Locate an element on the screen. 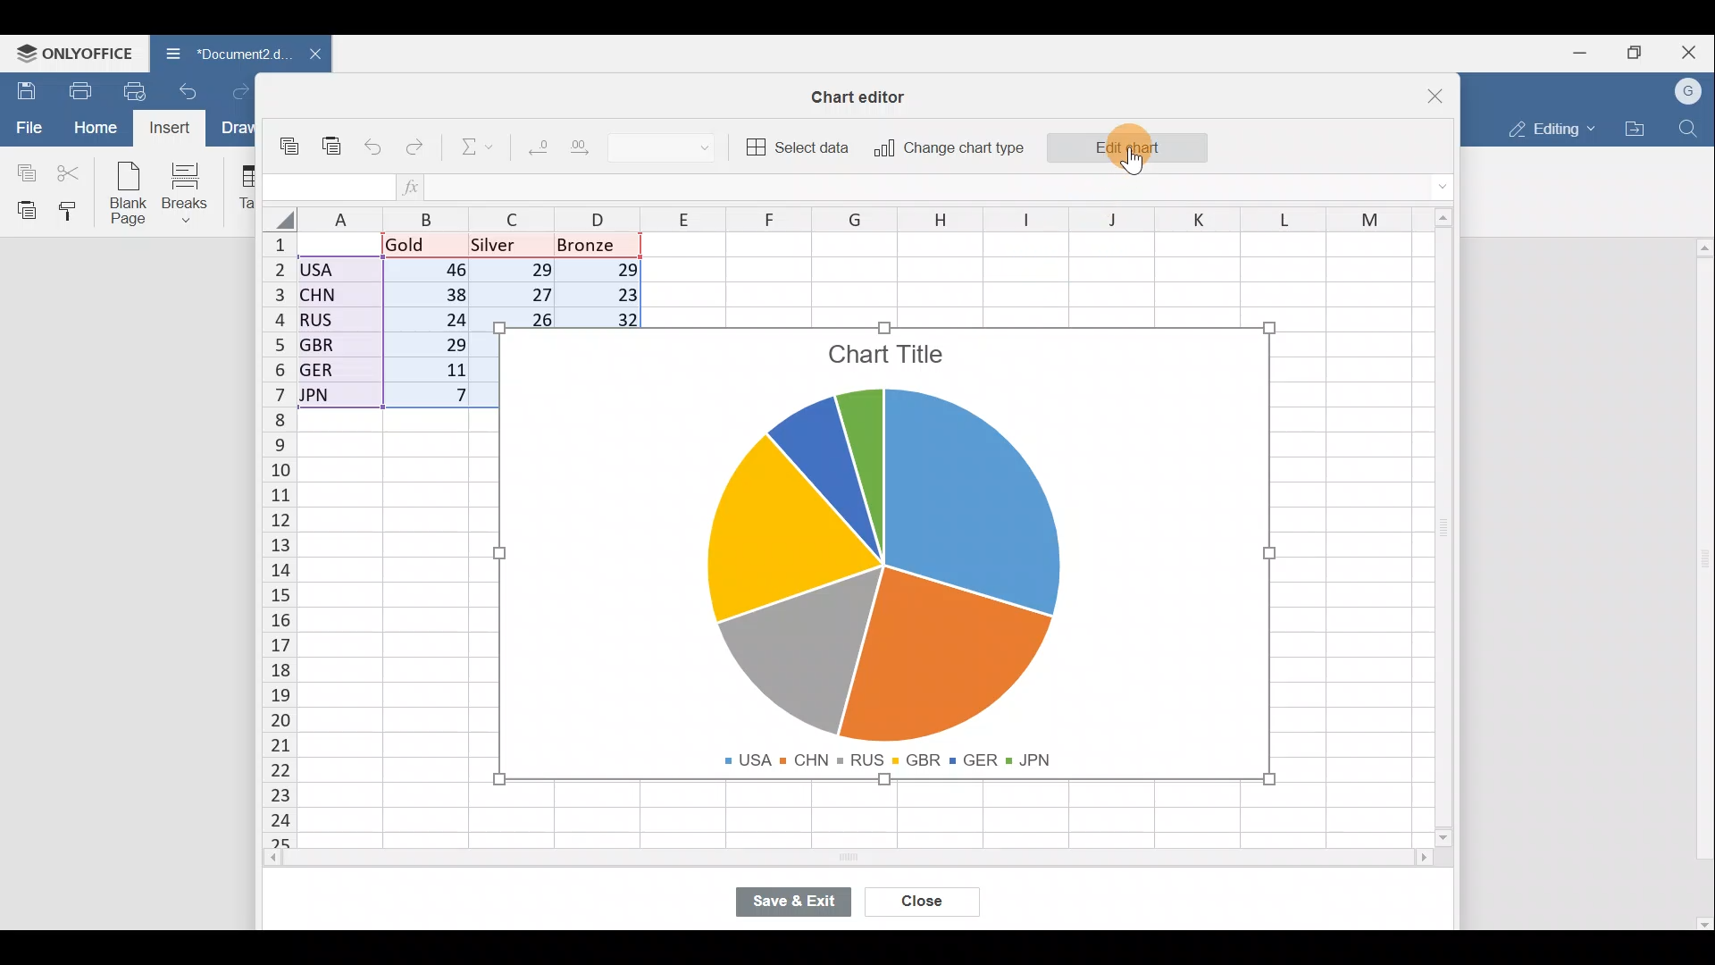  Account name is located at coordinates (1689, 92).